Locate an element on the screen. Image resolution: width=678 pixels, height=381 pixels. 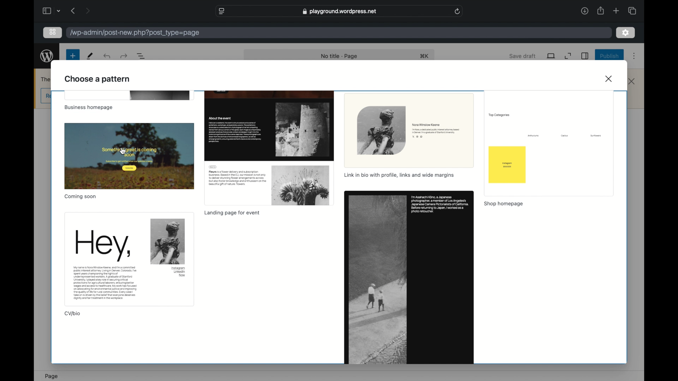
preview is located at coordinates (129, 96).